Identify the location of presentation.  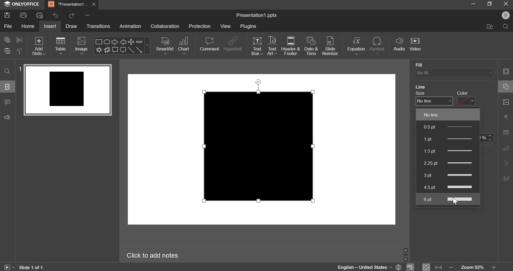
(72, 5).